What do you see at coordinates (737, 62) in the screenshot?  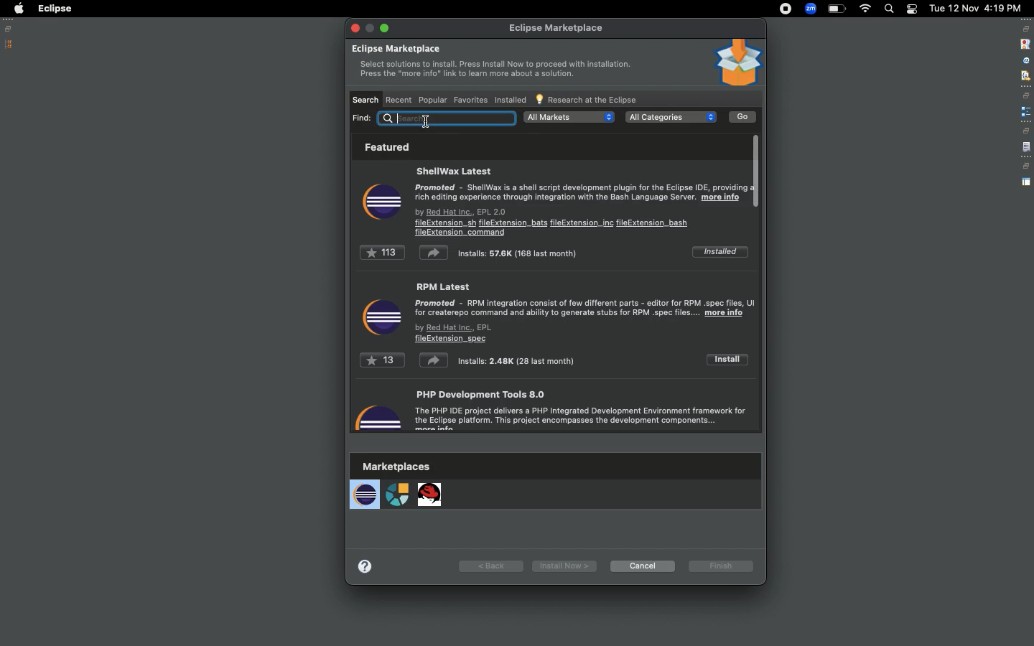 I see `Icon` at bounding box center [737, 62].